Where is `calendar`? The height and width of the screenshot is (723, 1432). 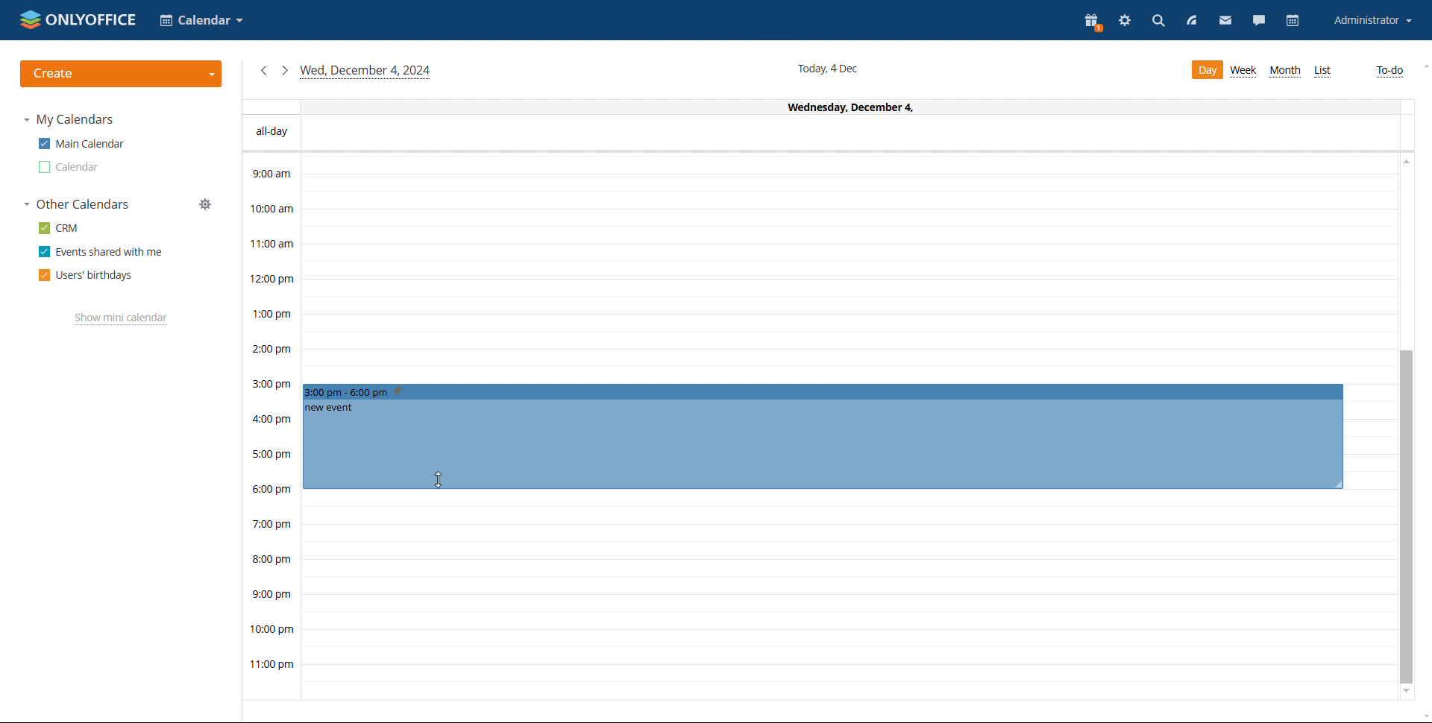
calendar is located at coordinates (1295, 20).